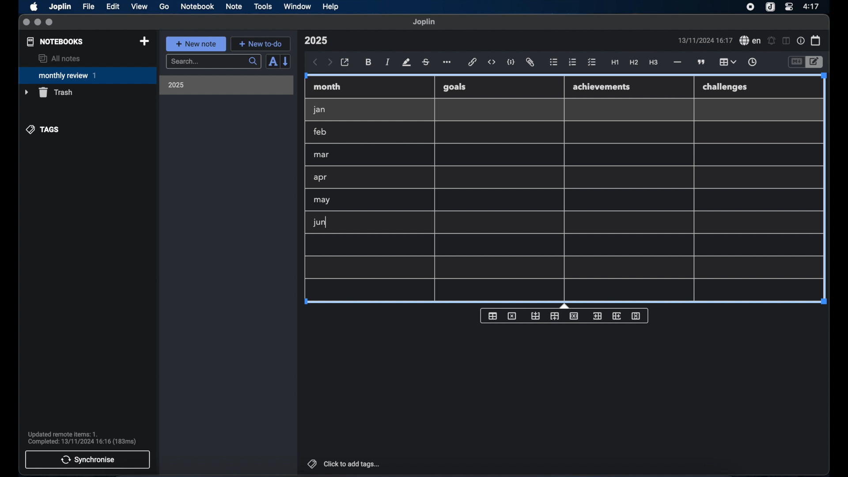 This screenshot has width=848, height=477. What do you see at coordinates (454, 87) in the screenshot?
I see `goals` at bounding box center [454, 87].